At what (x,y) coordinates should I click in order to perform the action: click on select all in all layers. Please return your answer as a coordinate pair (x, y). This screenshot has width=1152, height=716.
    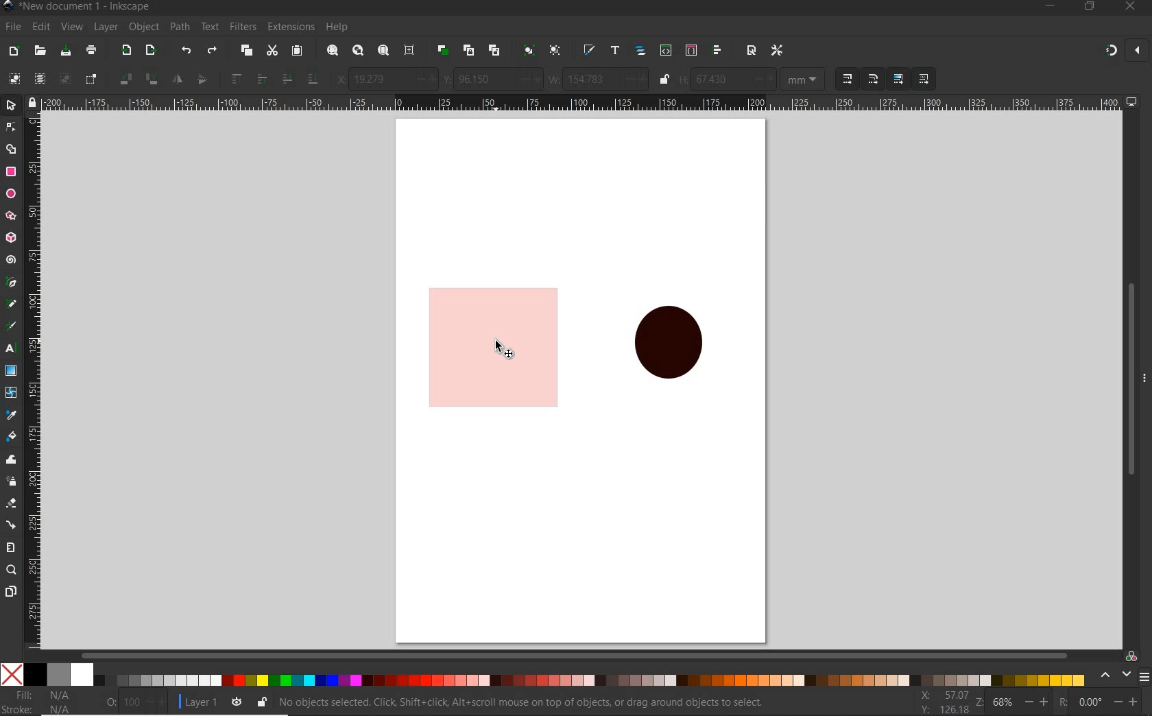
    Looking at the image, I should click on (37, 77).